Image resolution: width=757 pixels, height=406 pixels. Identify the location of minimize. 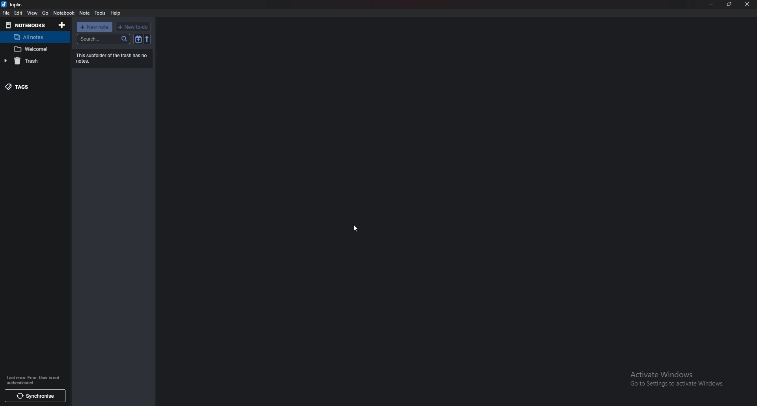
(711, 4).